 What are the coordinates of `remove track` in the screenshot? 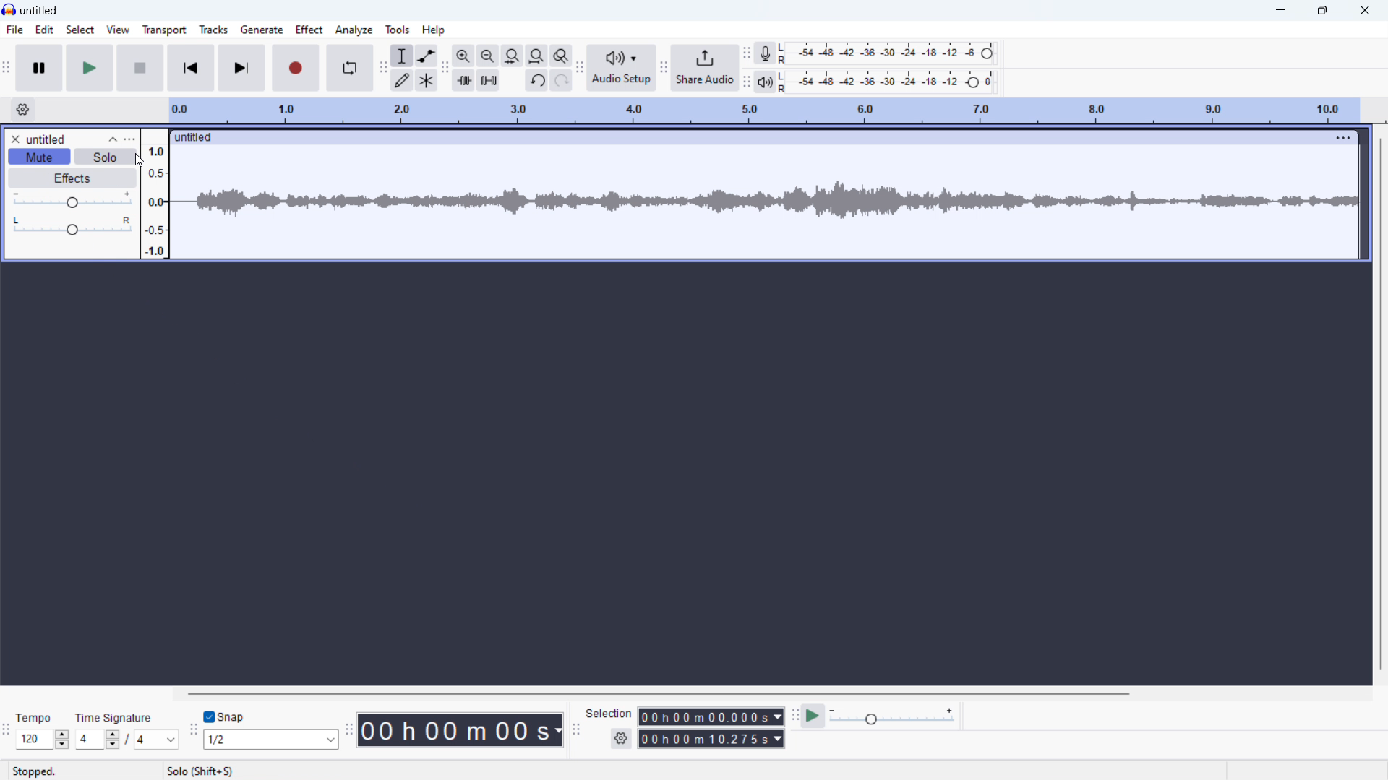 It's located at (14, 139).